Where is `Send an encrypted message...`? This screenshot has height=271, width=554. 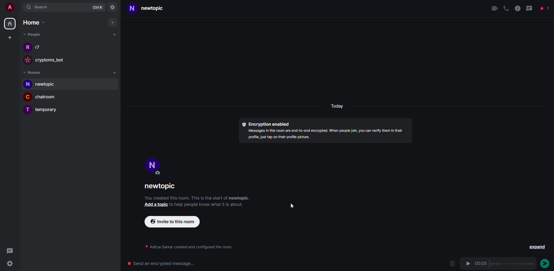 Send an encrypted message... is located at coordinates (165, 264).